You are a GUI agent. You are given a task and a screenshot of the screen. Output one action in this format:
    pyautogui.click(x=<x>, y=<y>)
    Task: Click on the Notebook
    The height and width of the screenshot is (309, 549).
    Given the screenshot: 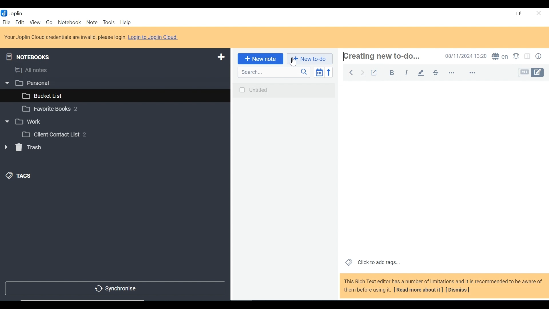 What is the action you would take?
    pyautogui.click(x=114, y=82)
    